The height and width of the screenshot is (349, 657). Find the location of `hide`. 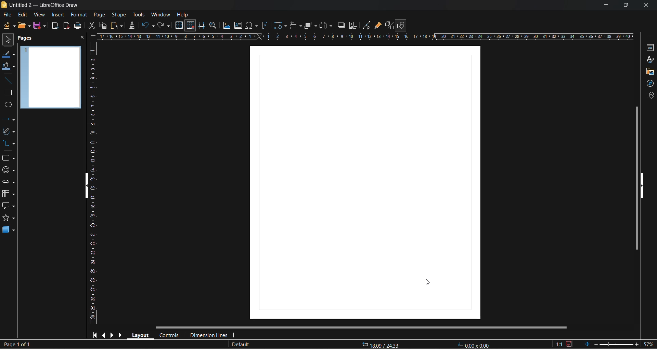

hide is located at coordinates (645, 186).